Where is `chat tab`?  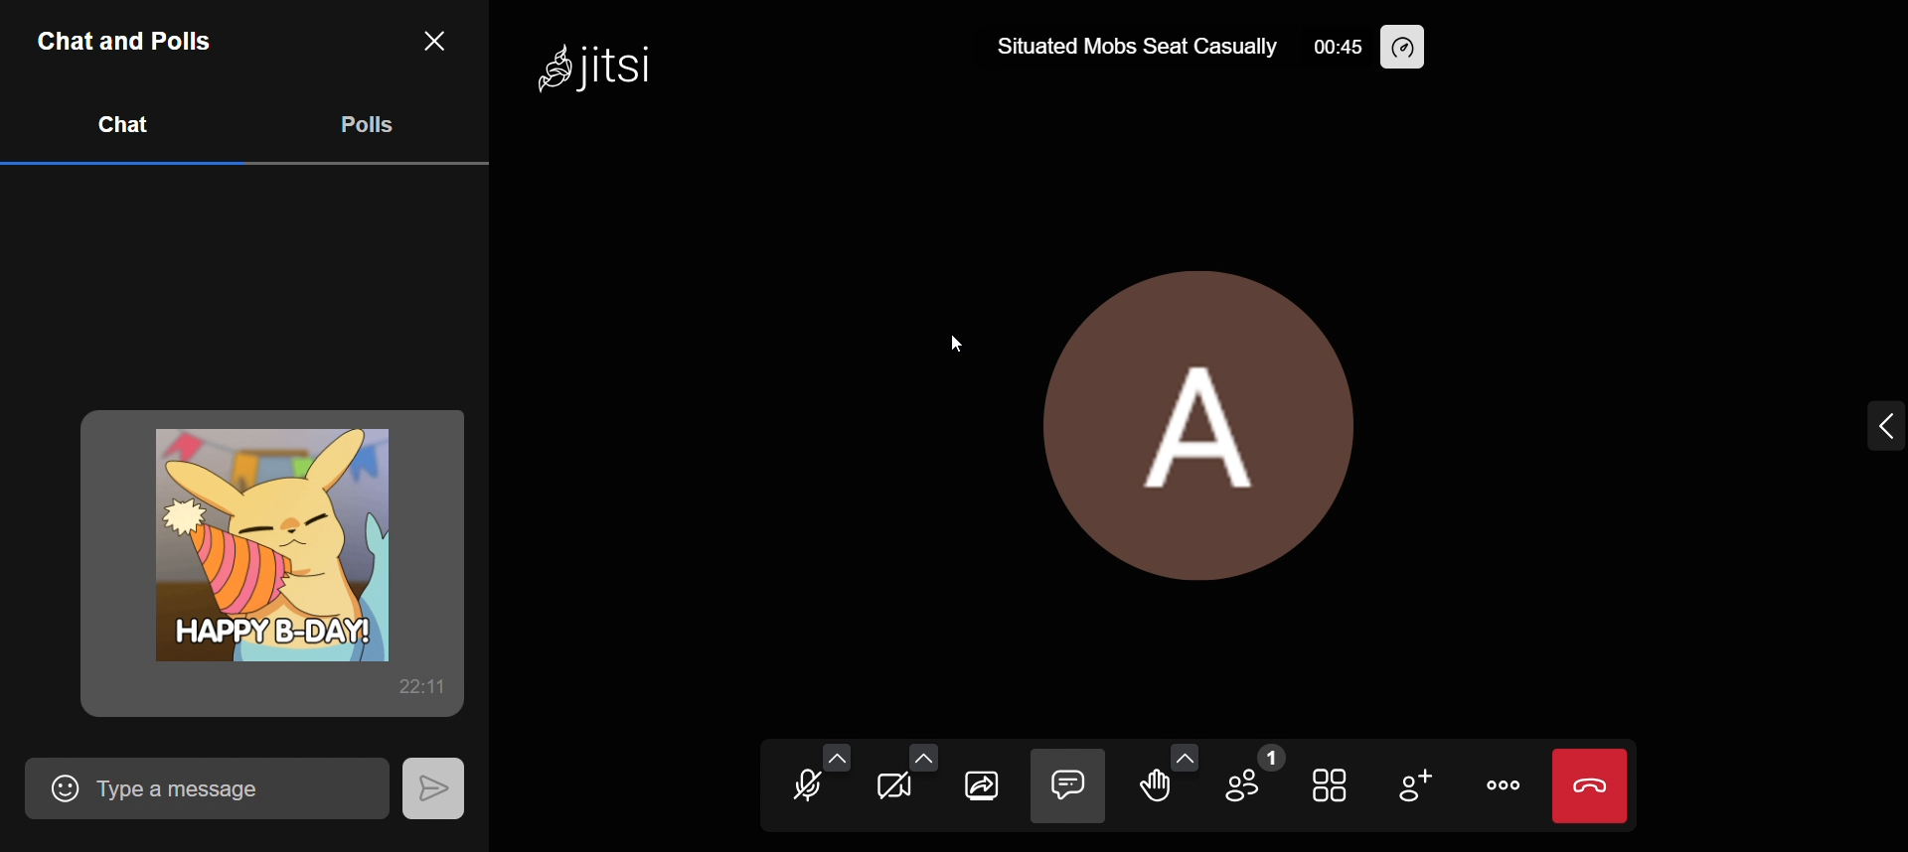
chat tab is located at coordinates (123, 123).